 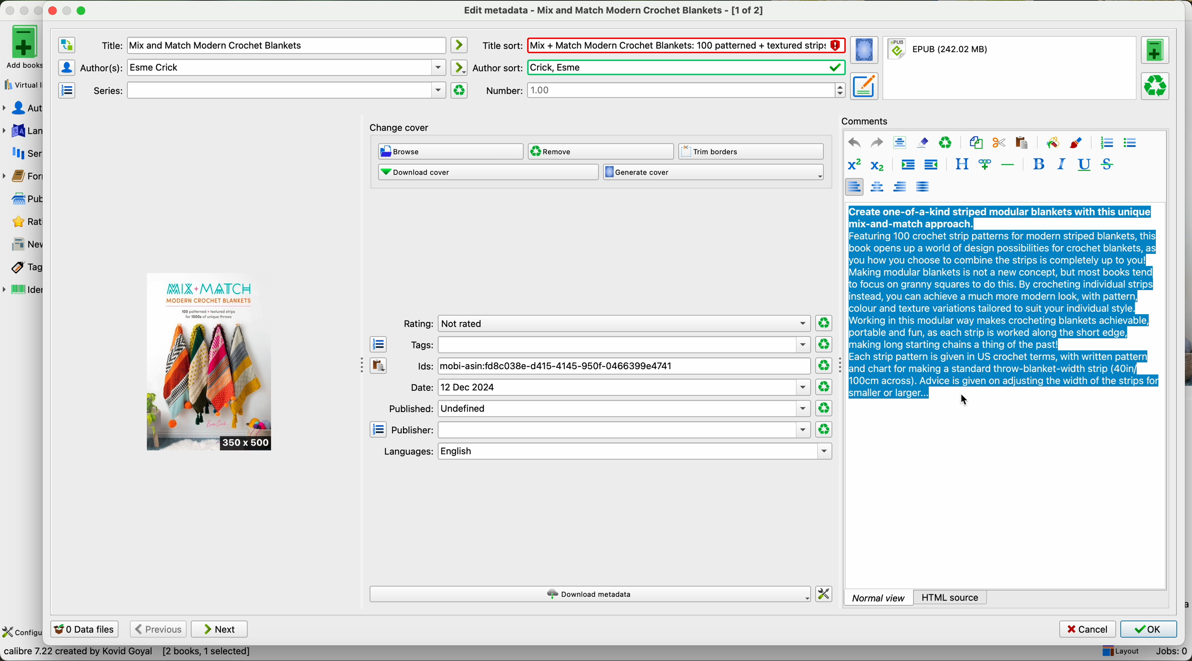 I want to click on browse, so click(x=451, y=152).